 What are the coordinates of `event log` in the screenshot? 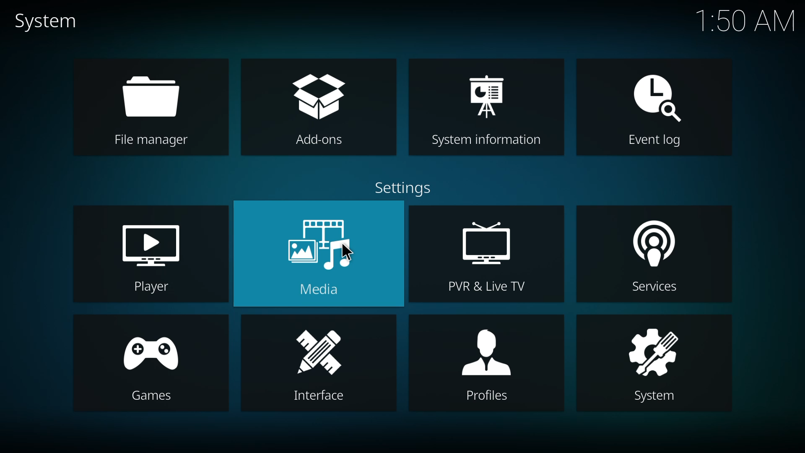 It's located at (652, 108).